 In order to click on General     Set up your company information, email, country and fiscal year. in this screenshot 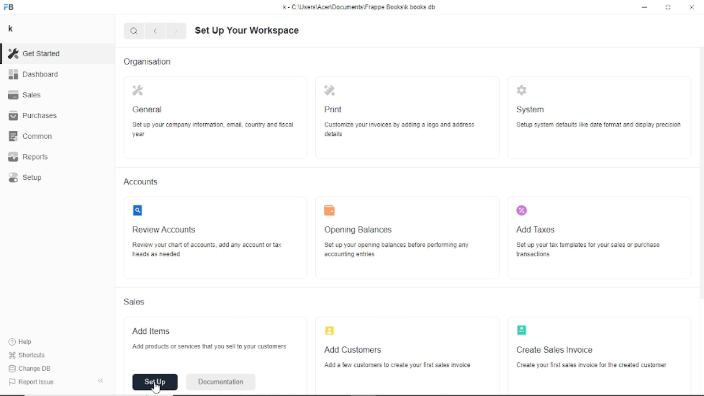, I will do `click(212, 112)`.